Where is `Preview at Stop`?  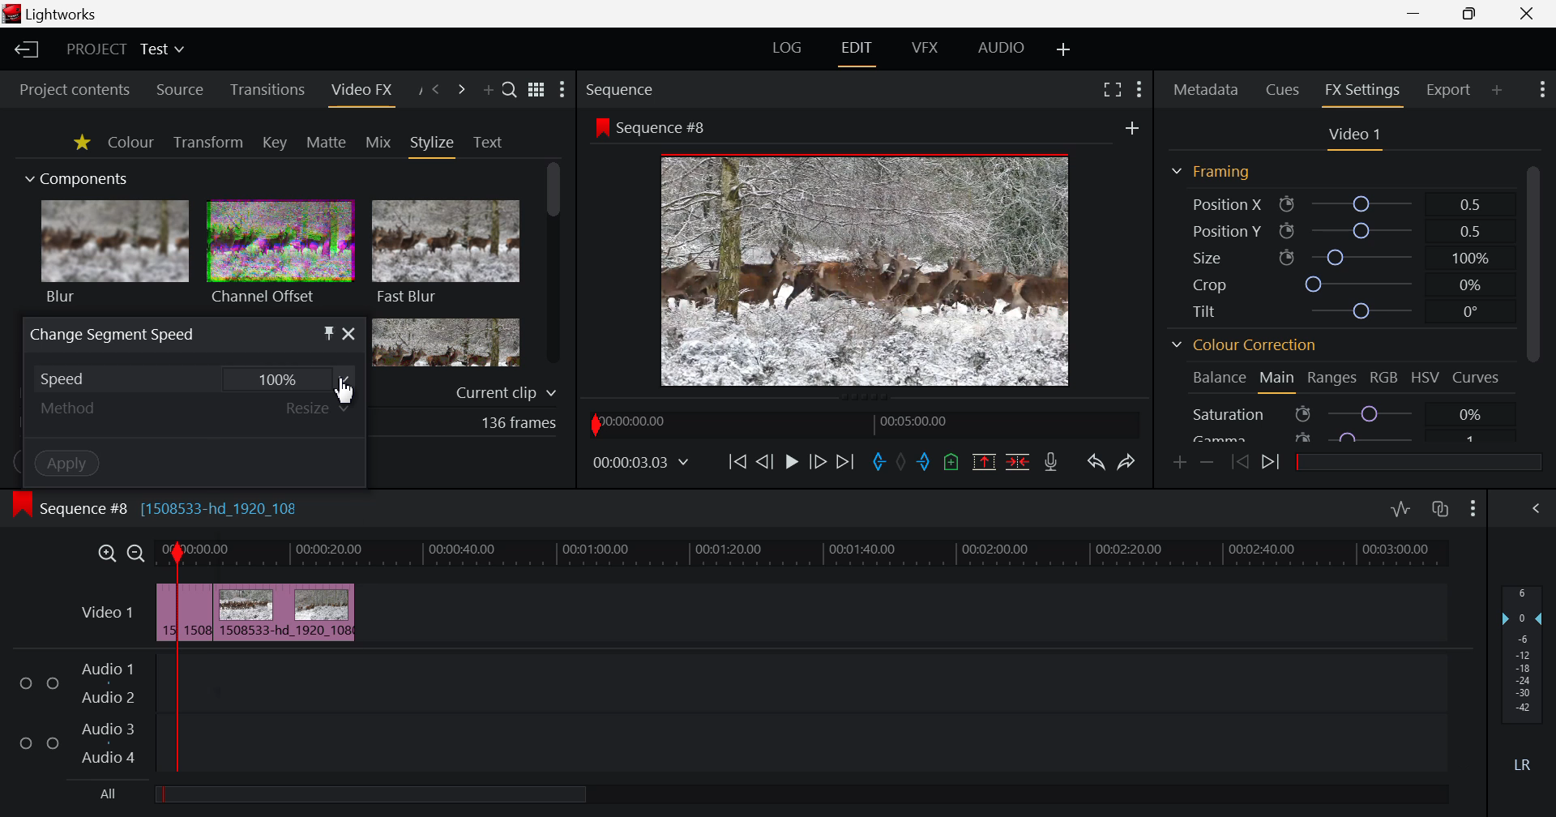 Preview at Stop is located at coordinates (884, 267).